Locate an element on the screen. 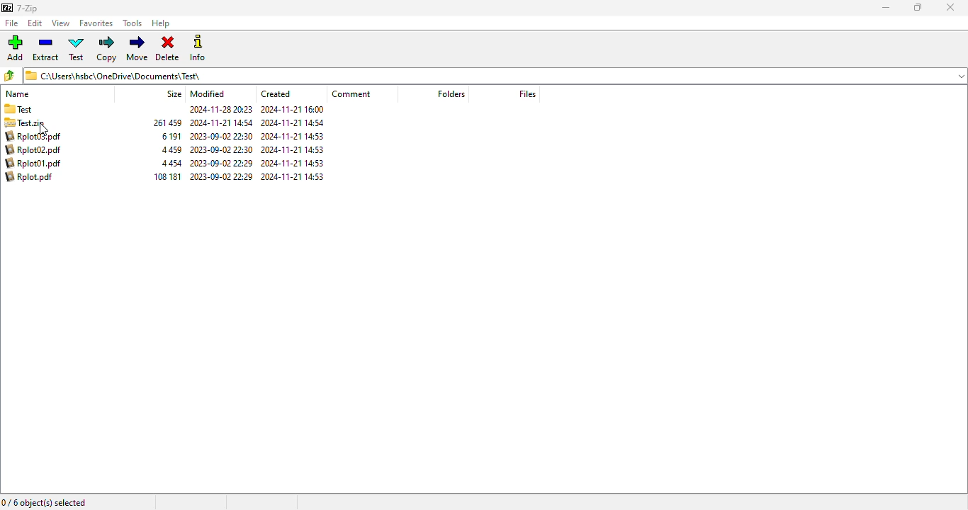  Rplot.pdf 108181 2023-09-02 22:29 2024-11-21 14:53 is located at coordinates (37, 178).